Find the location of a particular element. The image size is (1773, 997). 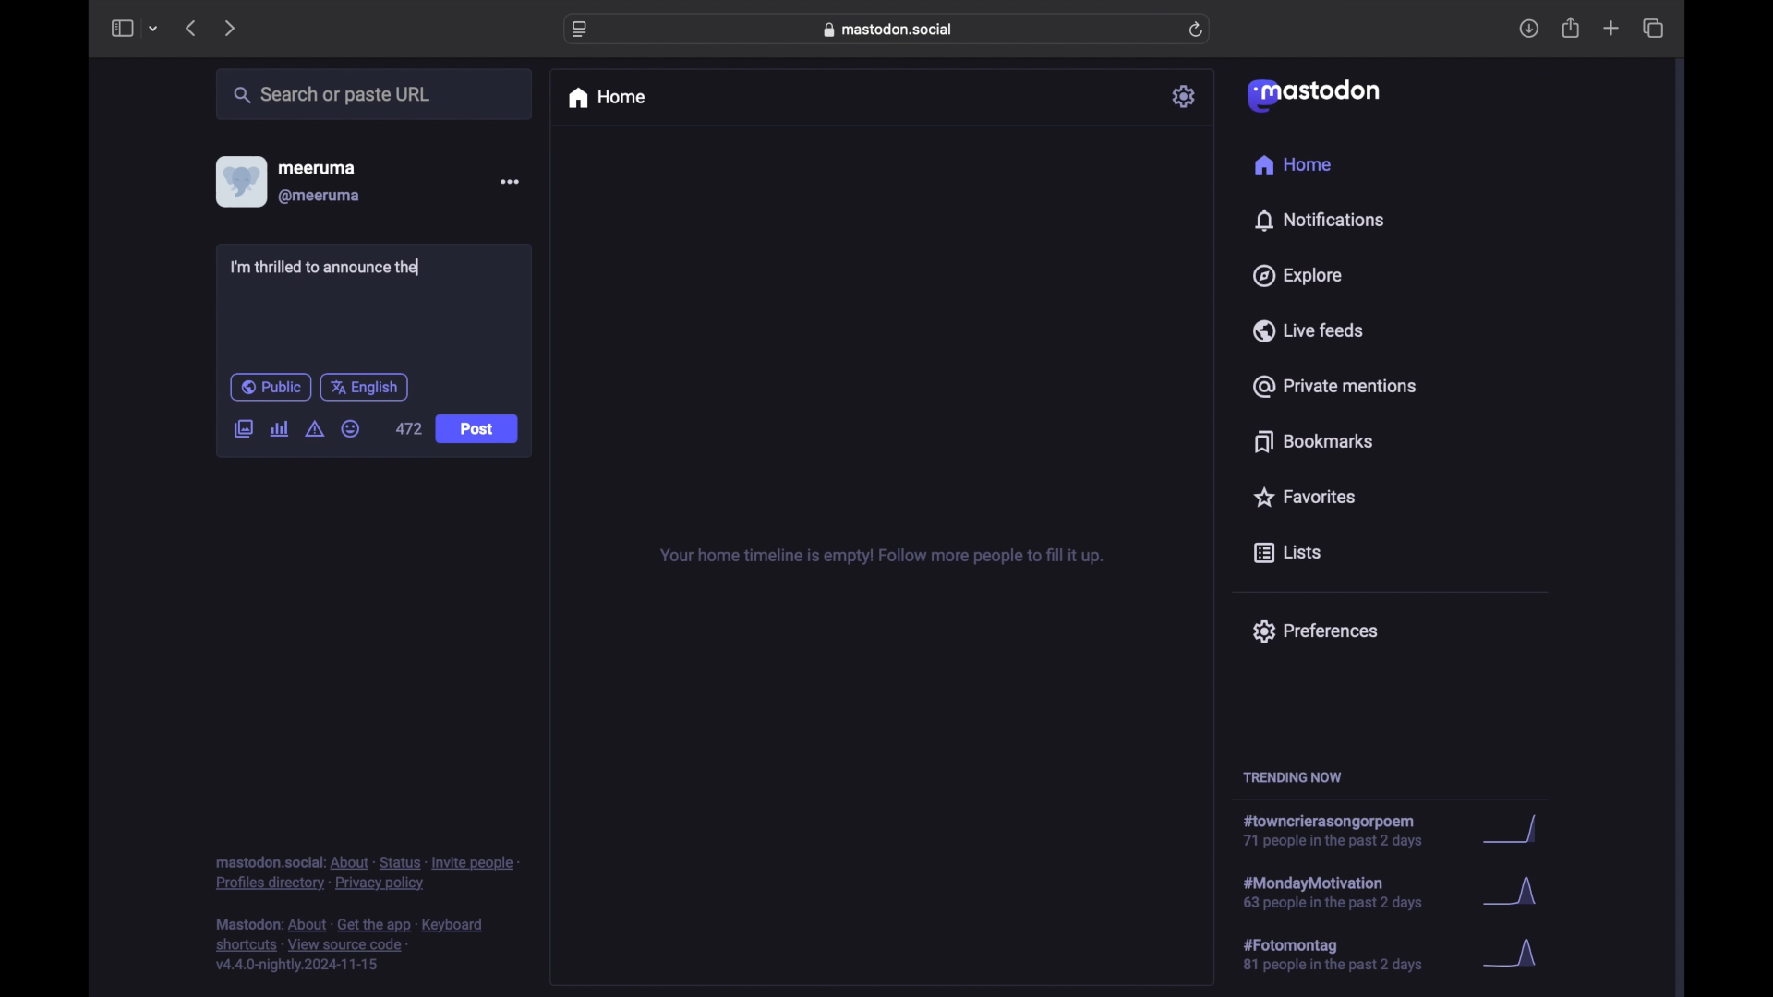

live feeds is located at coordinates (1307, 330).